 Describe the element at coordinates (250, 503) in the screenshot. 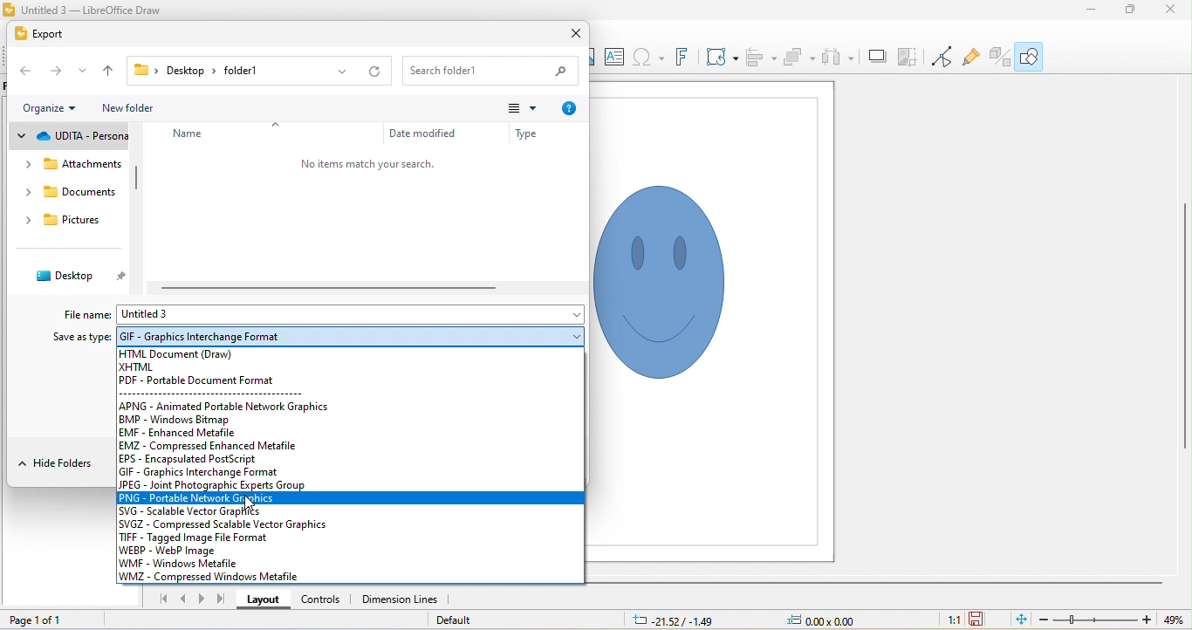

I see `cursor movement` at that location.